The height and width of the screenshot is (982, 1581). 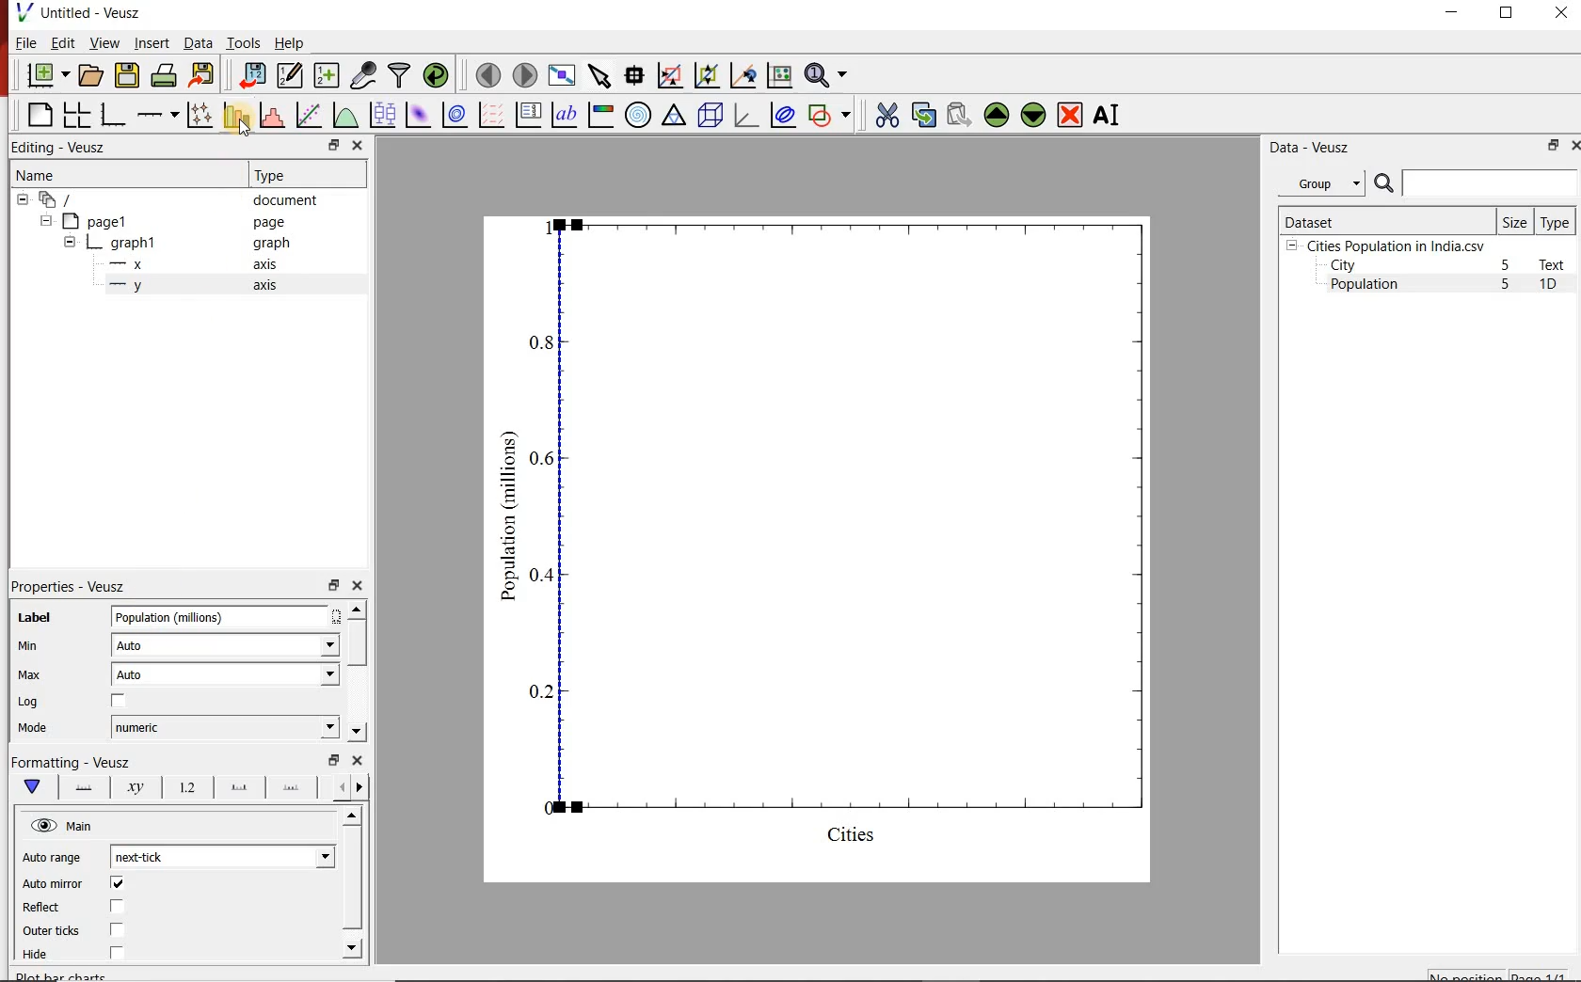 What do you see at coordinates (1320, 182) in the screenshot?
I see `Group datasets with property given` at bounding box center [1320, 182].